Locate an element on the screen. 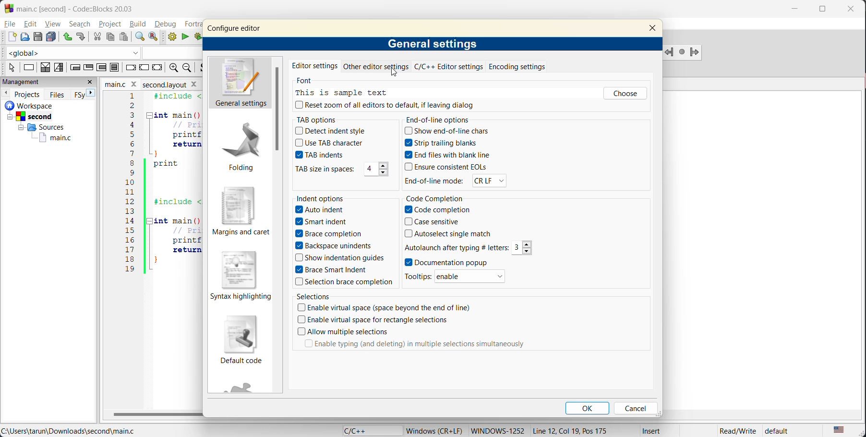  Selection brace completion is located at coordinates (346, 281).